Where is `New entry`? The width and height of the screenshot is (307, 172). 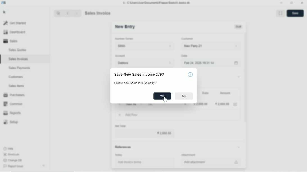
New entry is located at coordinates (125, 27).